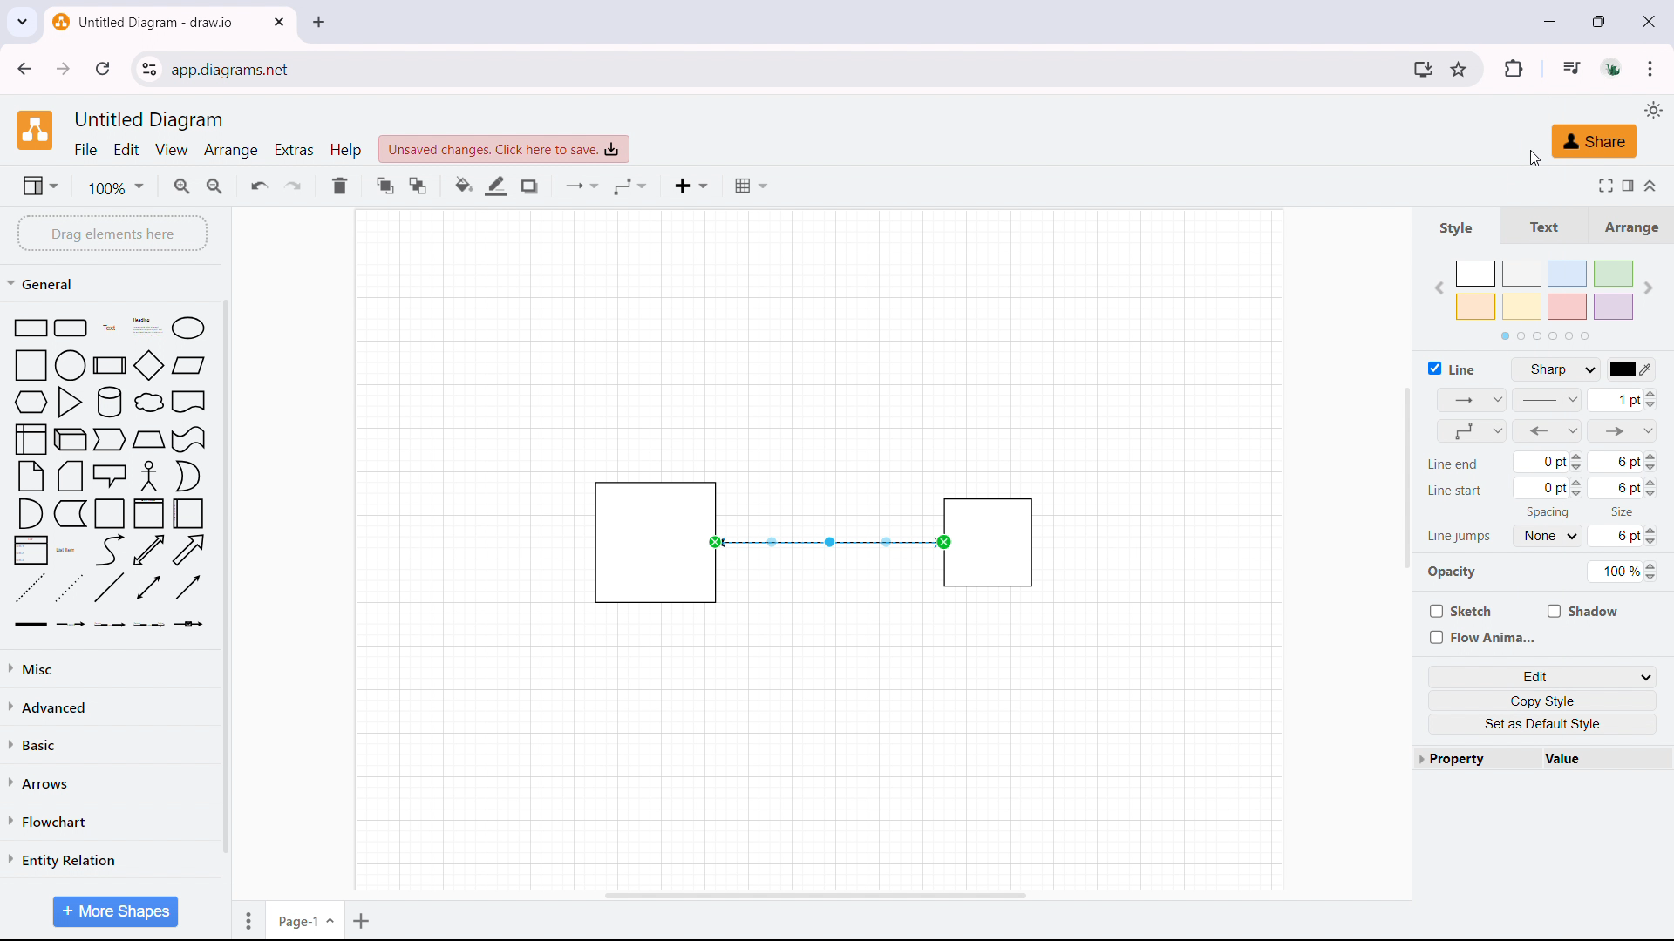 The width and height of the screenshot is (1674, 941). I want to click on object 2 is highlighted, so click(992, 543).